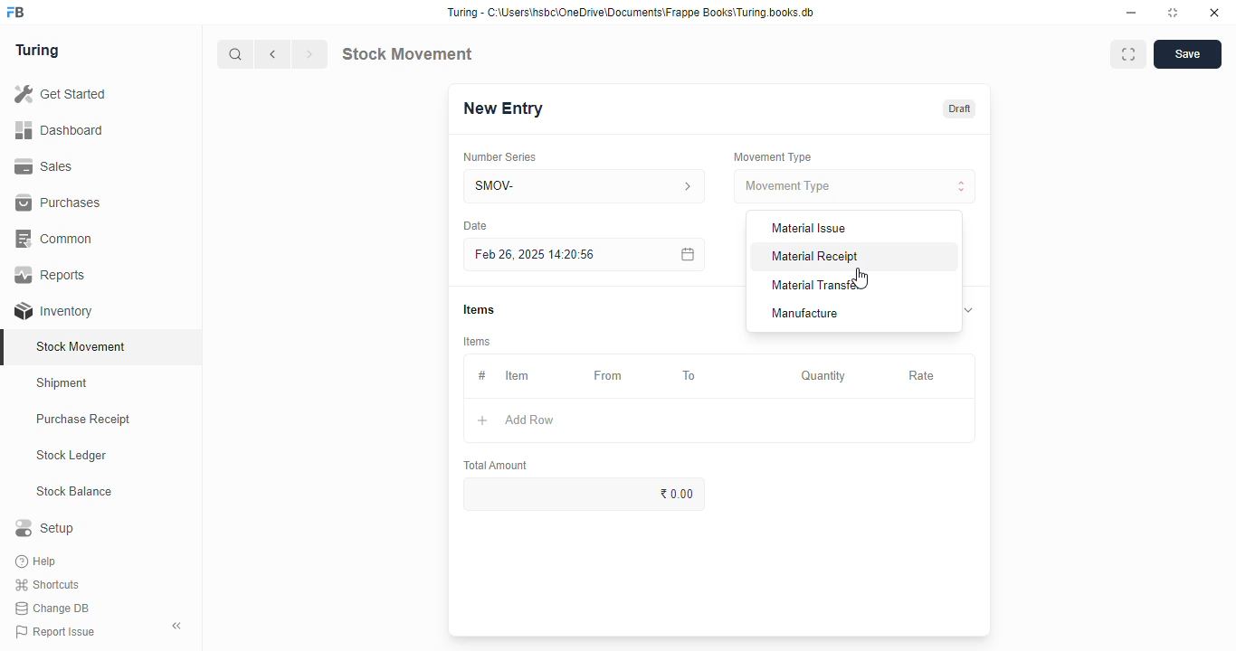 The height and width of the screenshot is (651, 1236). I want to click on previous, so click(273, 54).